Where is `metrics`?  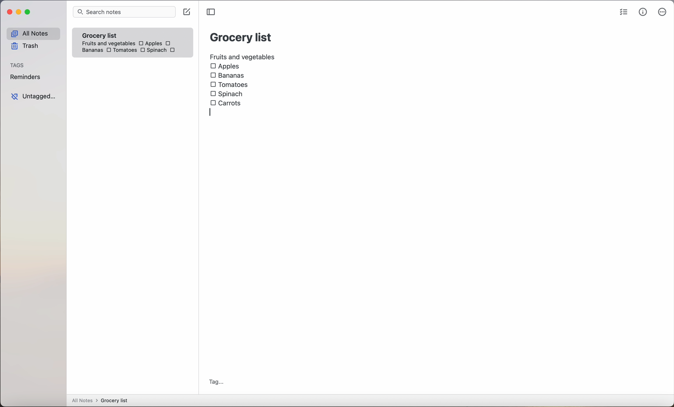 metrics is located at coordinates (643, 12).